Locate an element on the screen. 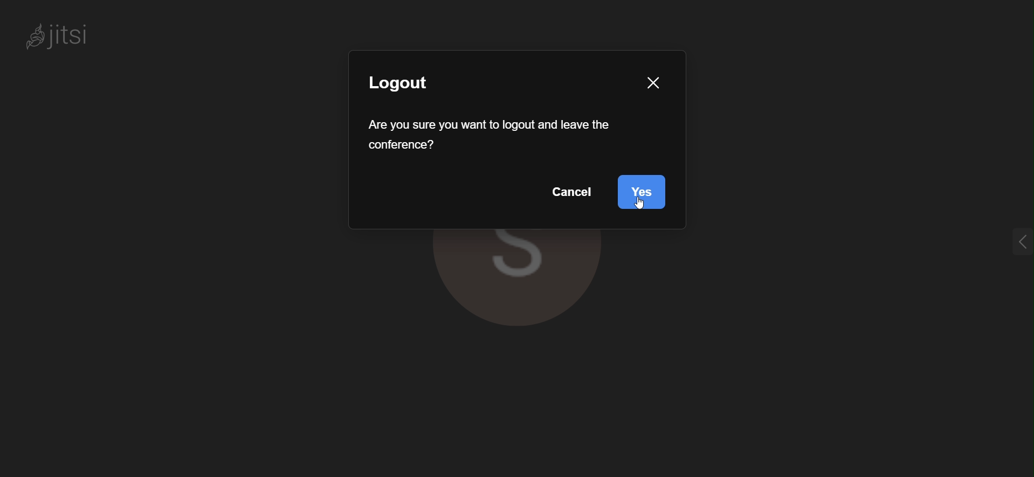 This screenshot has height=477, width=1034. display picture is located at coordinates (515, 280).